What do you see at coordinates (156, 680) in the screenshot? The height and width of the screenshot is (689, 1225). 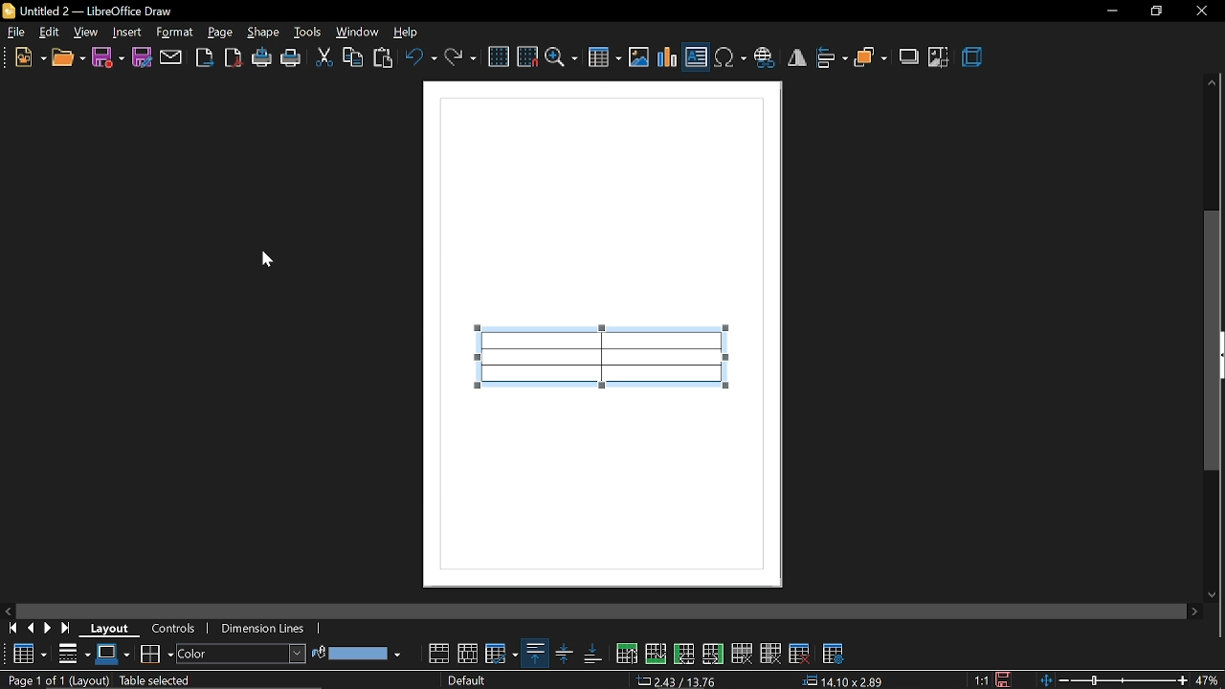 I see `Table selected` at bounding box center [156, 680].